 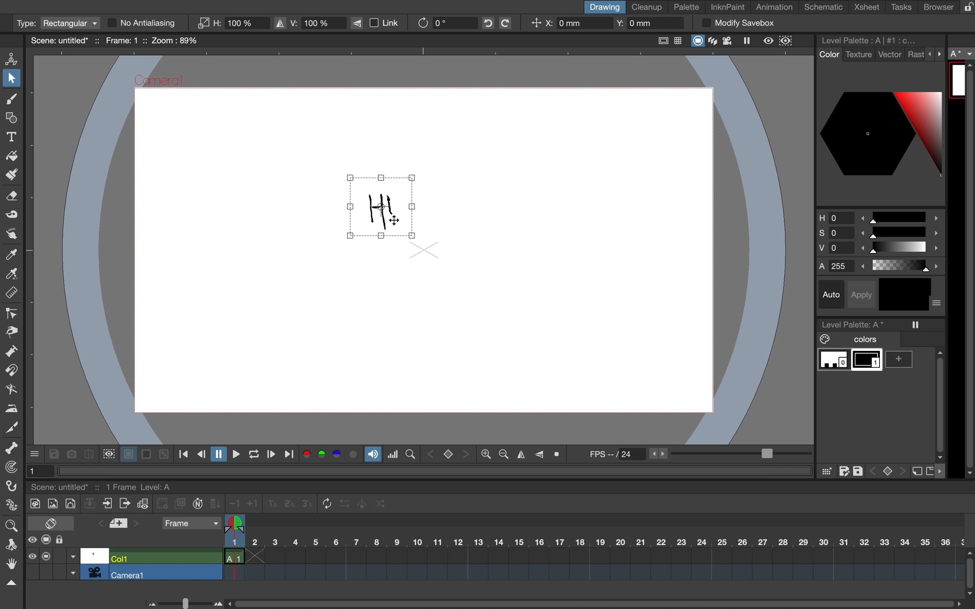 What do you see at coordinates (943, 471) in the screenshot?
I see `more options` at bounding box center [943, 471].